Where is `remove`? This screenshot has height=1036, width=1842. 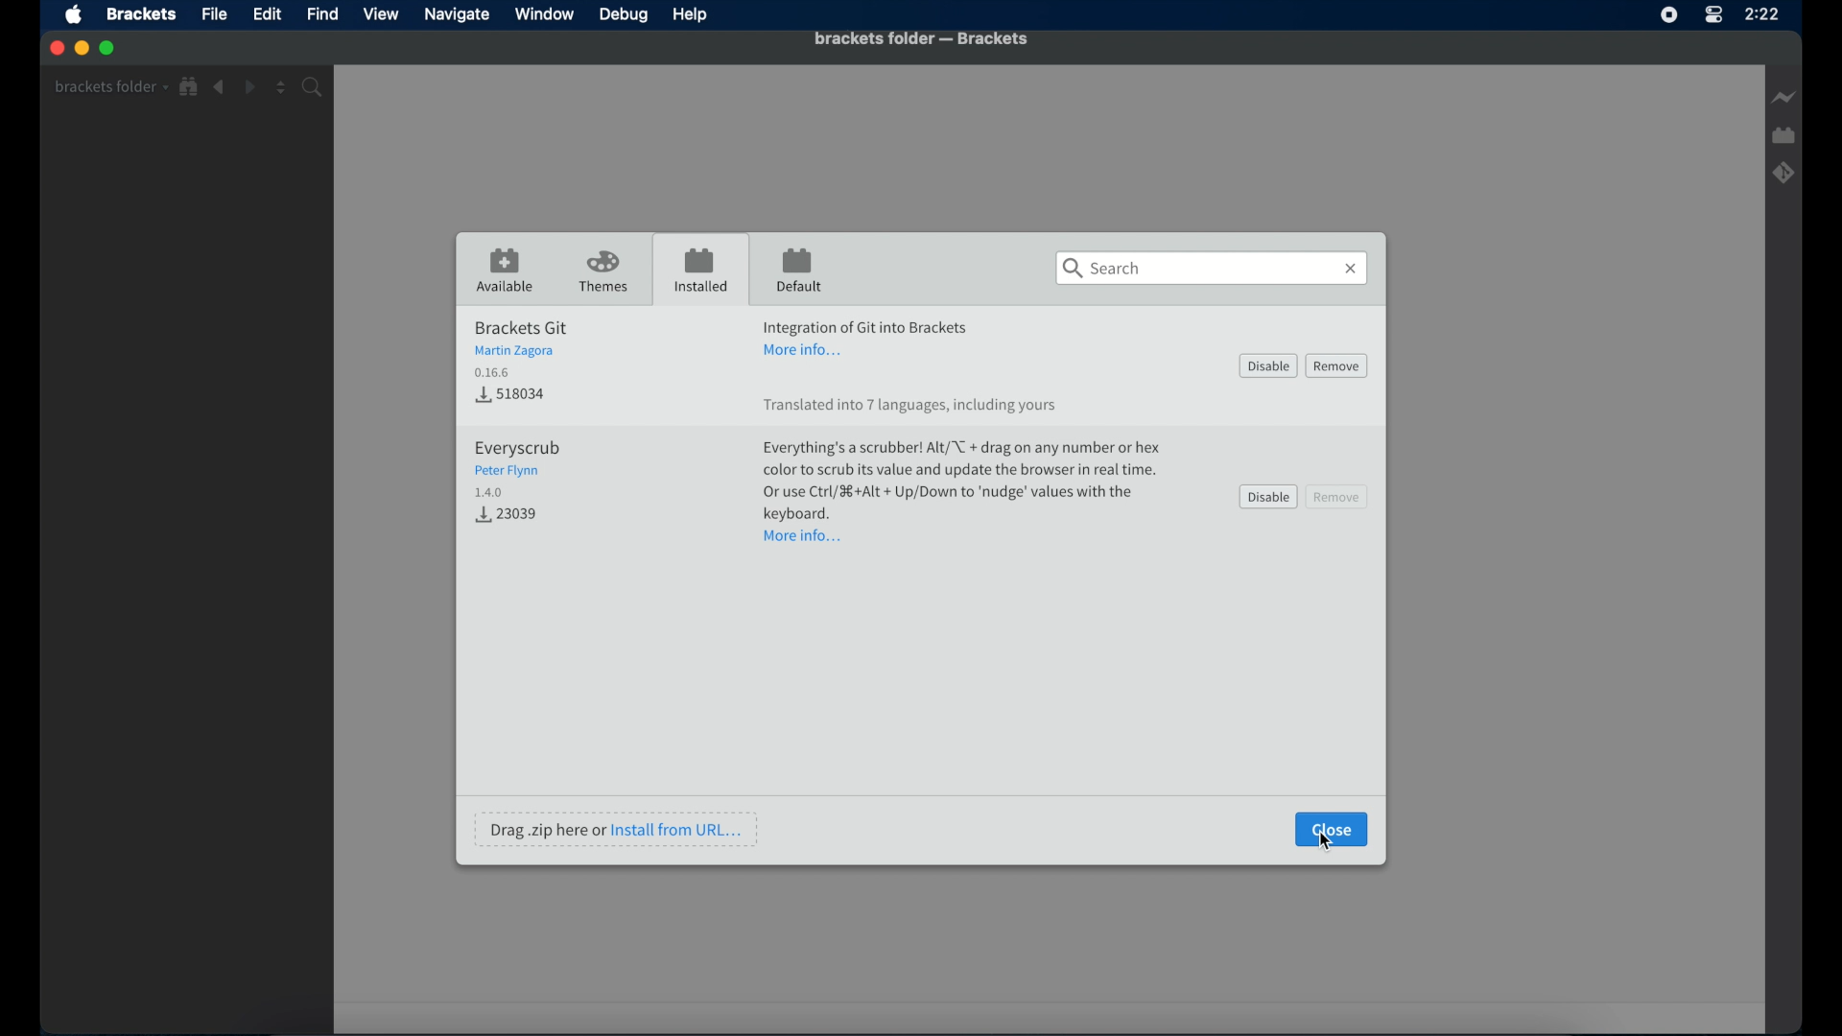
remove is located at coordinates (1338, 496).